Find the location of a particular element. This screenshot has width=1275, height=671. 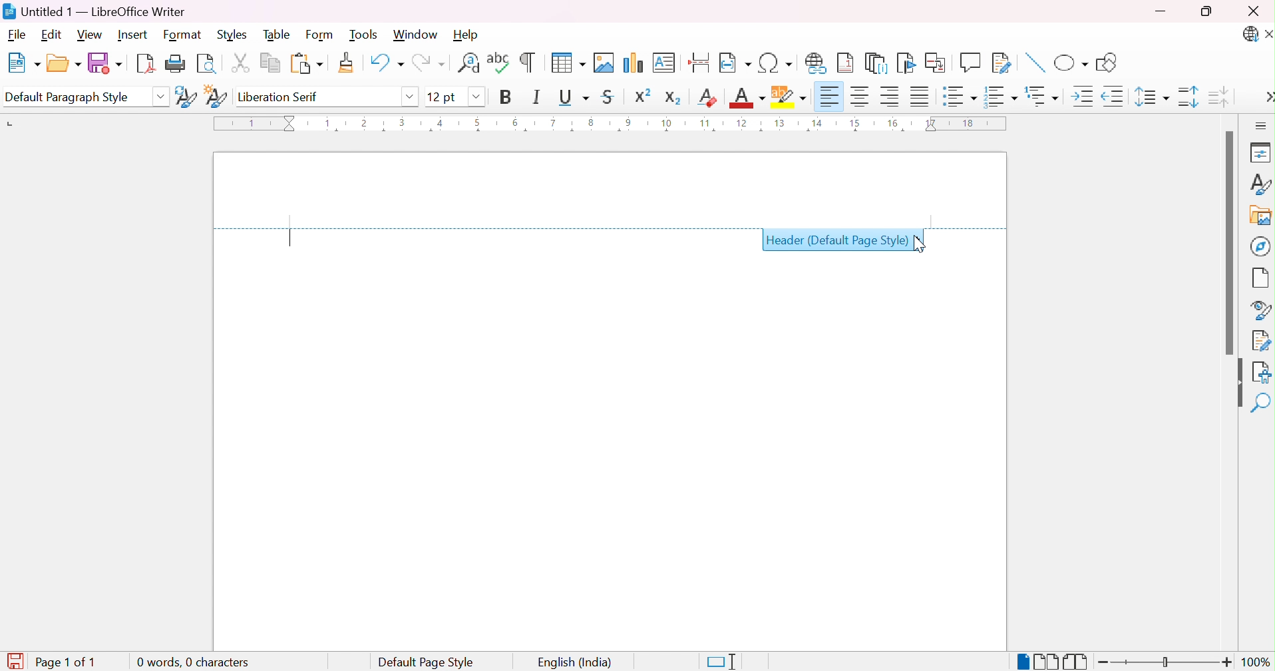

12 pt is located at coordinates (441, 96).